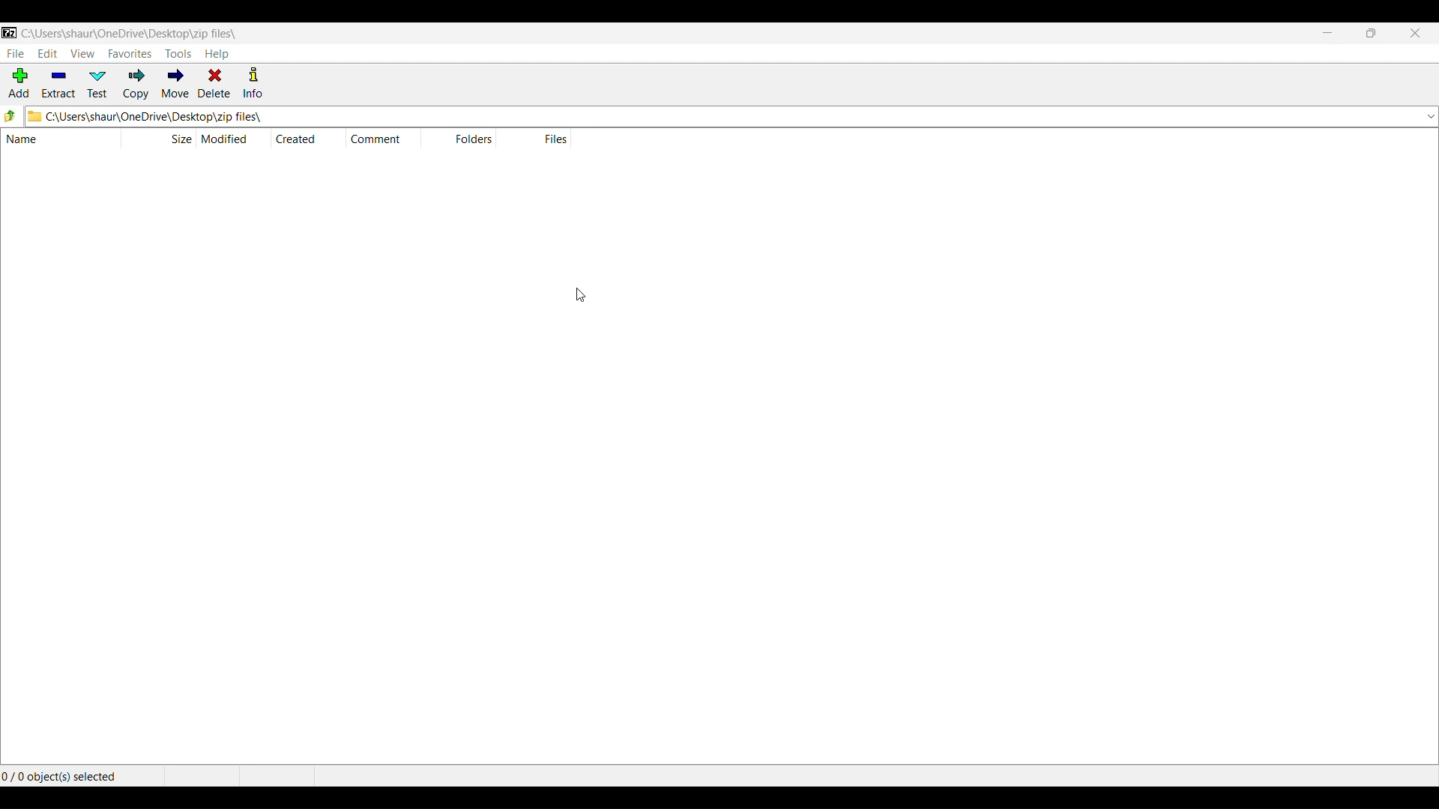 This screenshot has width=1439, height=809. What do you see at coordinates (228, 139) in the screenshot?
I see `MODIFIED` at bounding box center [228, 139].